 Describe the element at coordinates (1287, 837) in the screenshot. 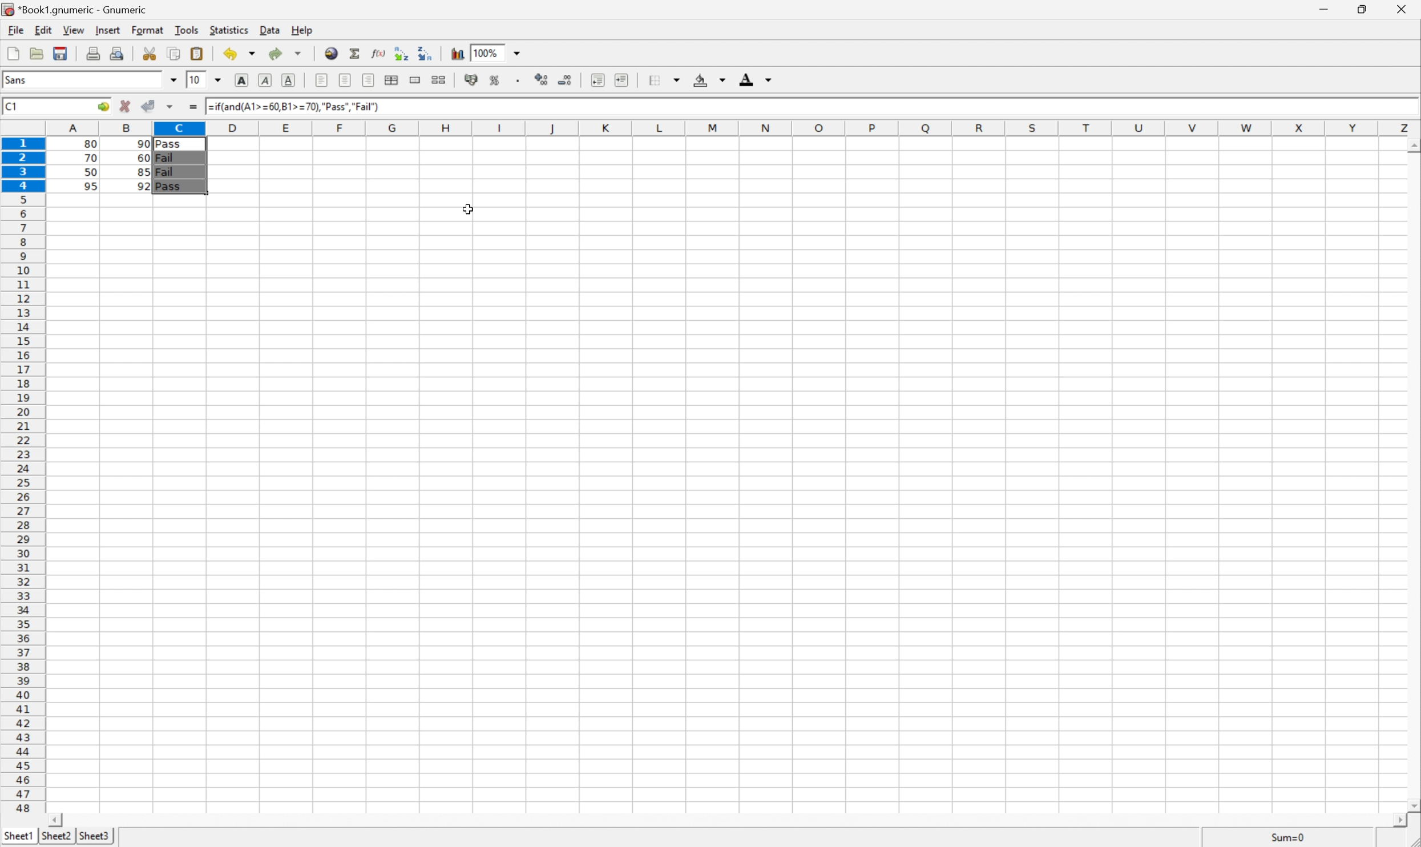

I see `Sum=80` at that location.